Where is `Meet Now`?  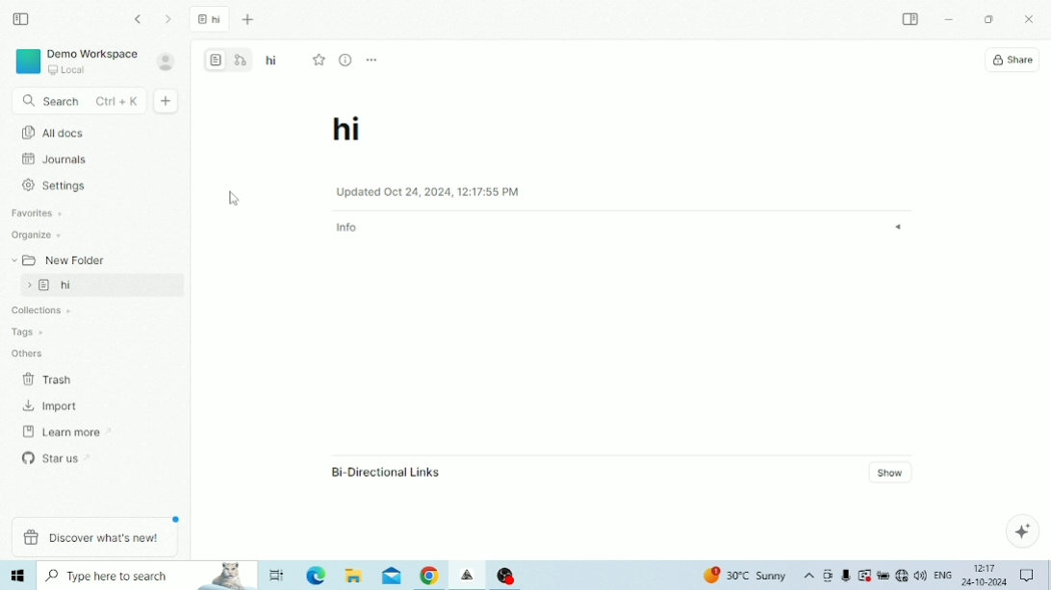 Meet Now is located at coordinates (828, 576).